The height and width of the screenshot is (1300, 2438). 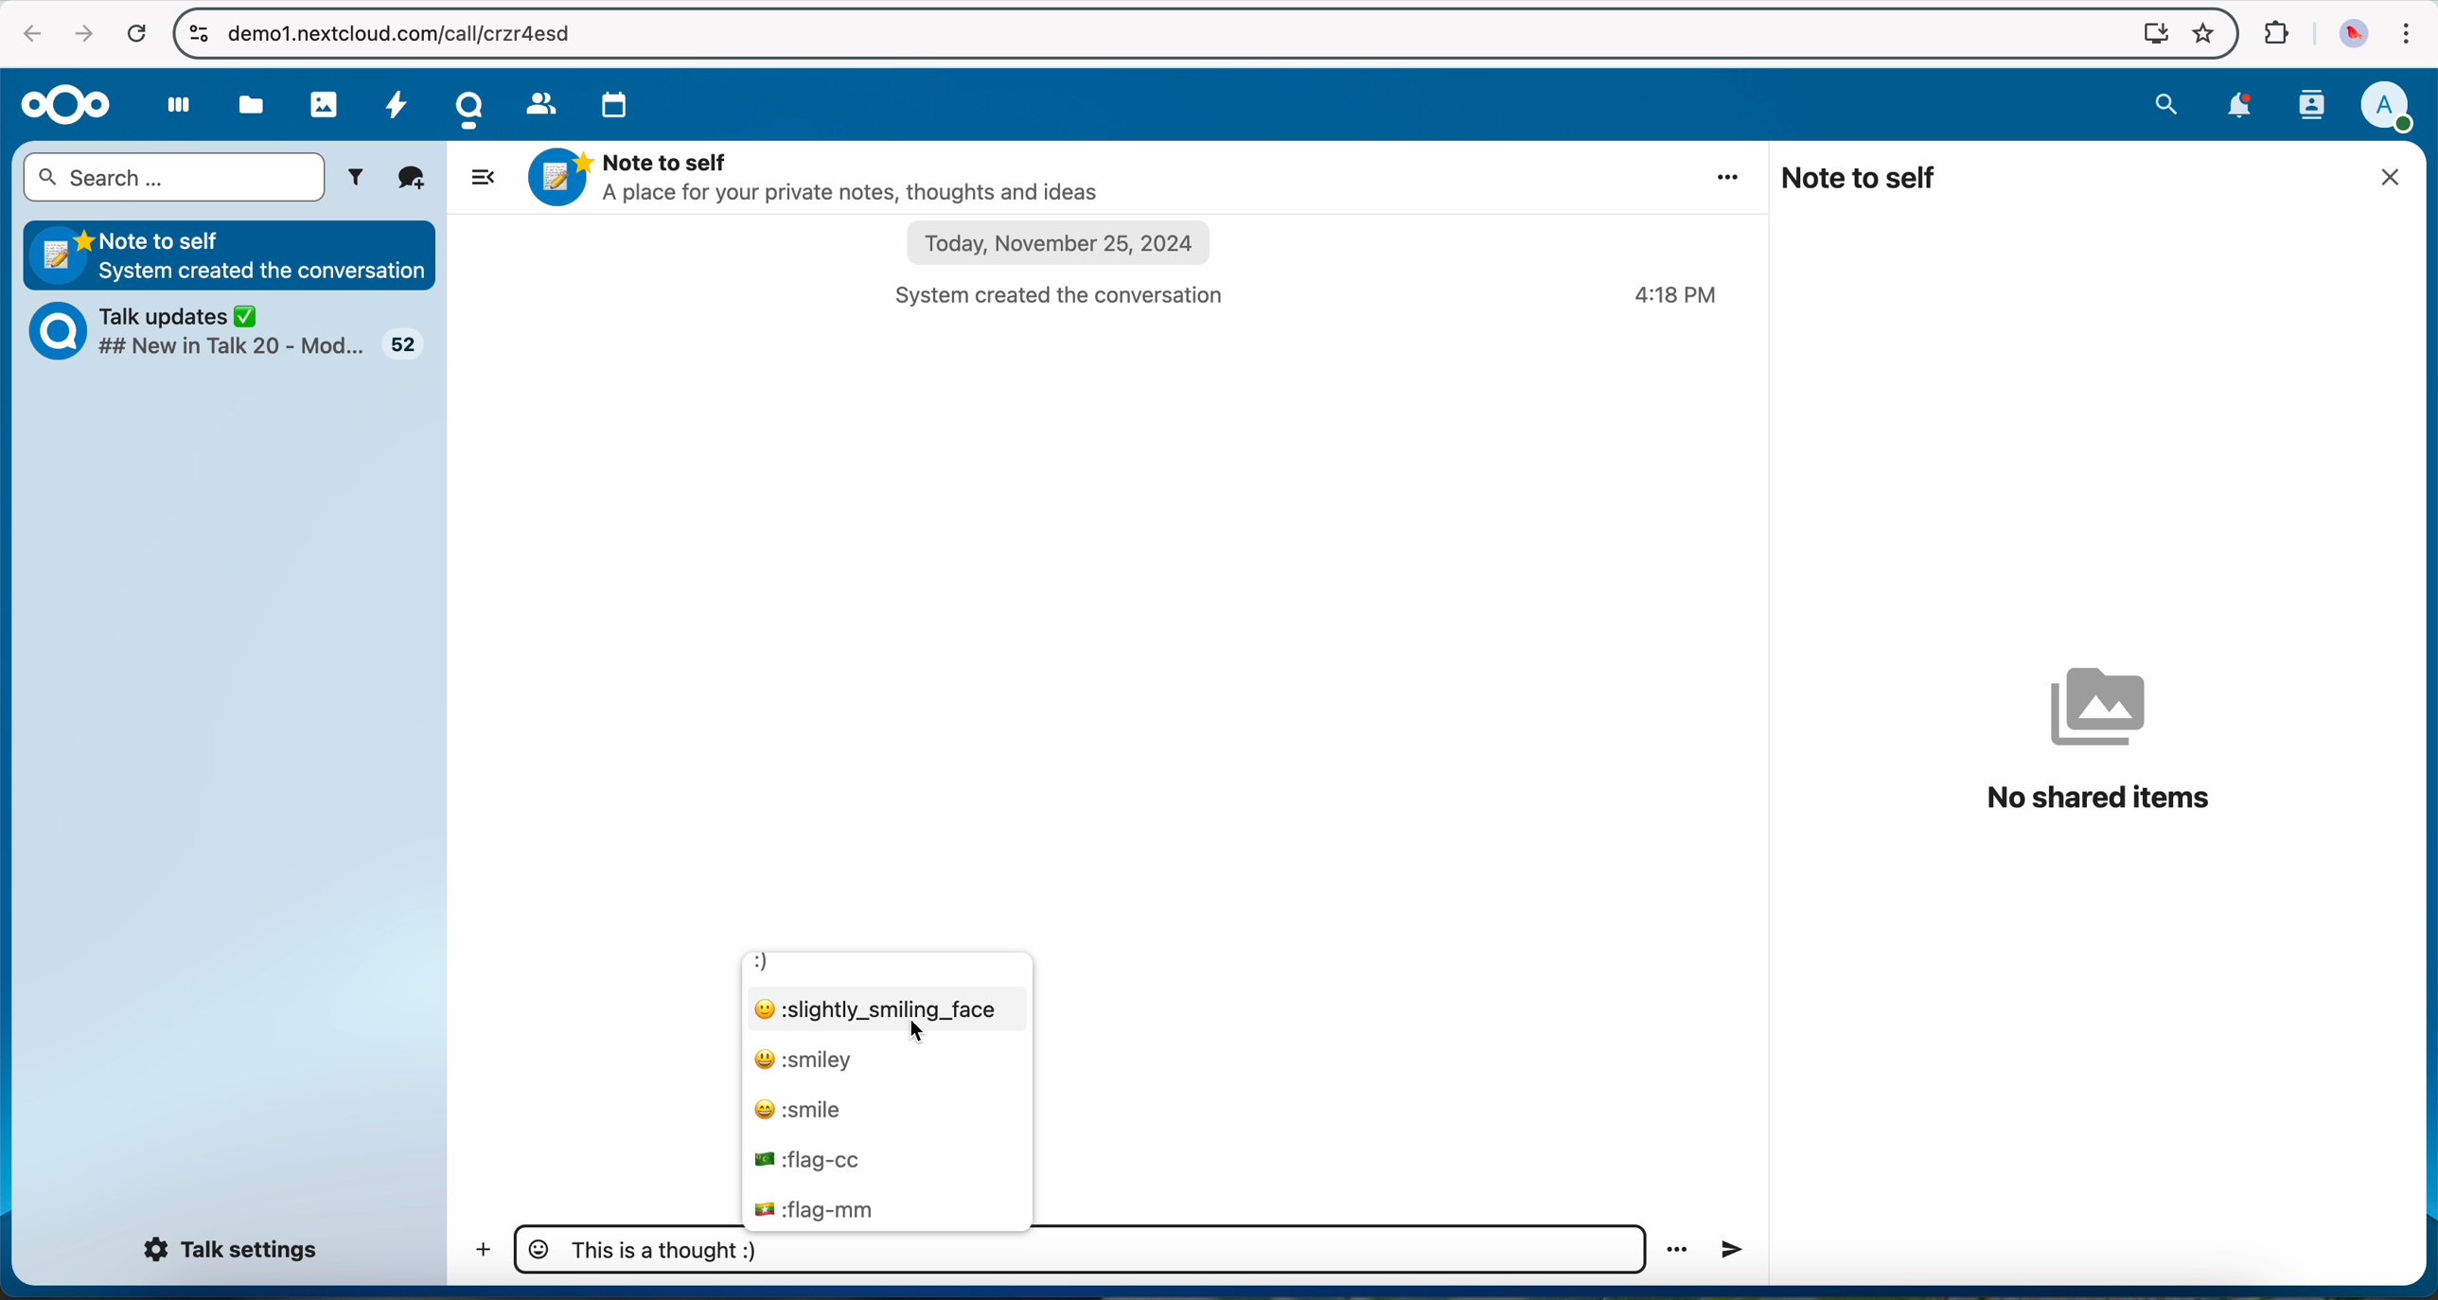 I want to click on contacts, so click(x=2313, y=107).